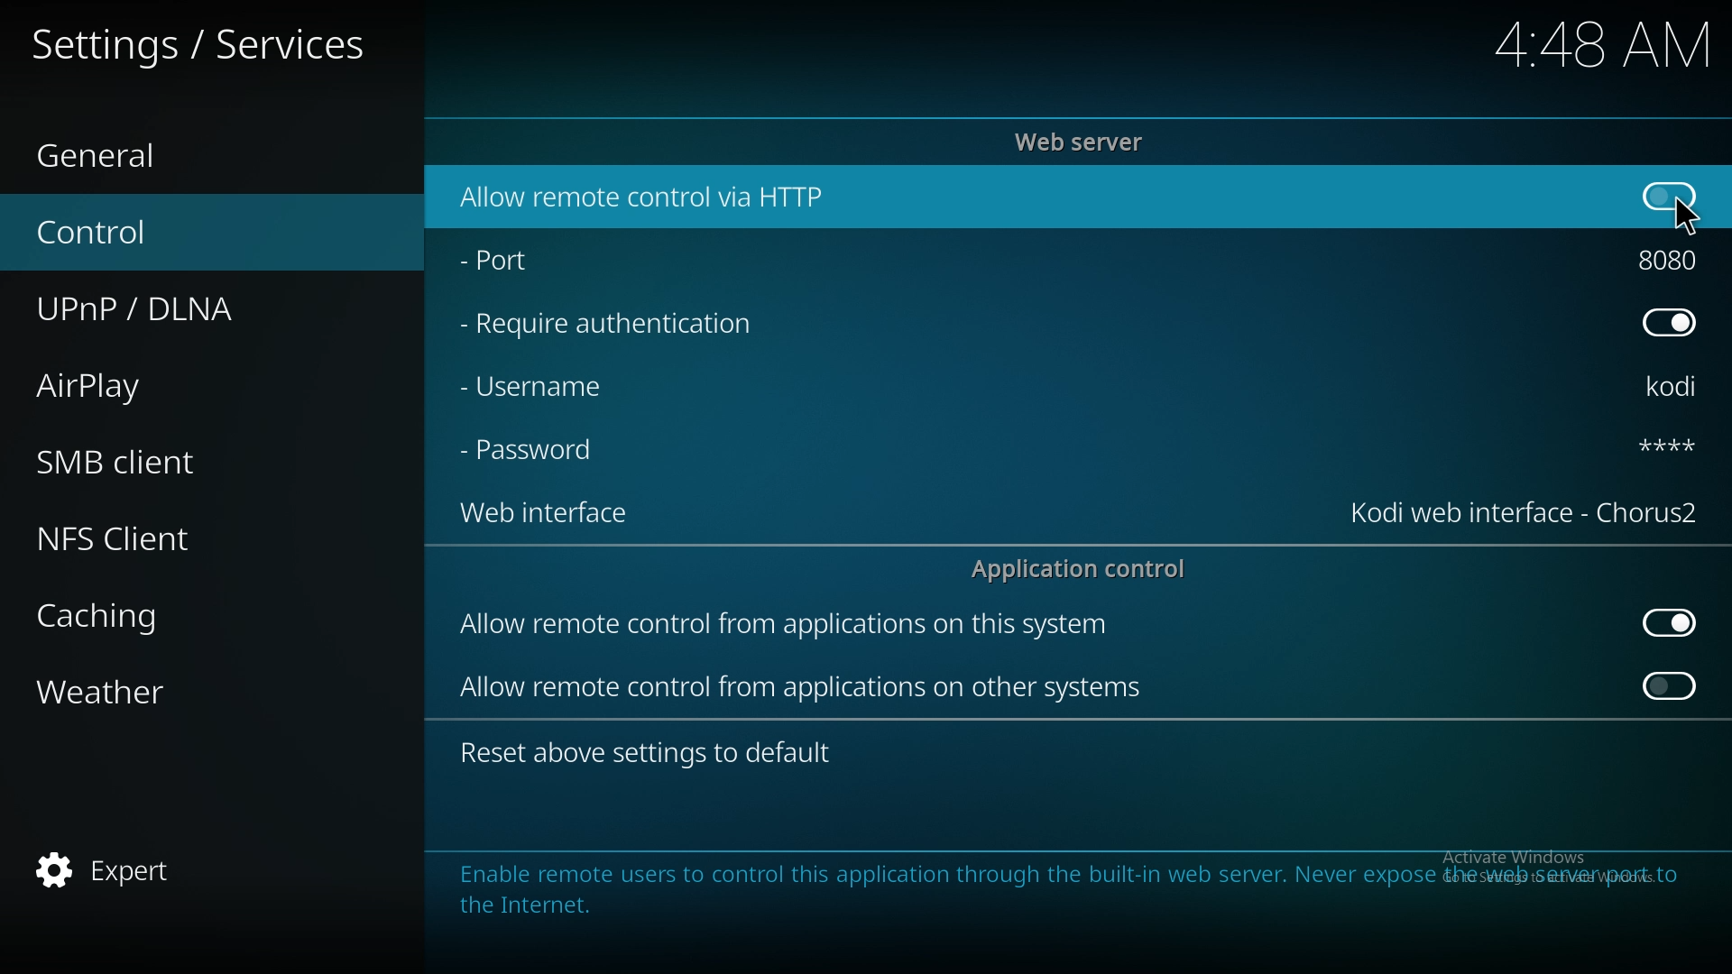  Describe the element at coordinates (544, 516) in the screenshot. I see `web interface` at that location.